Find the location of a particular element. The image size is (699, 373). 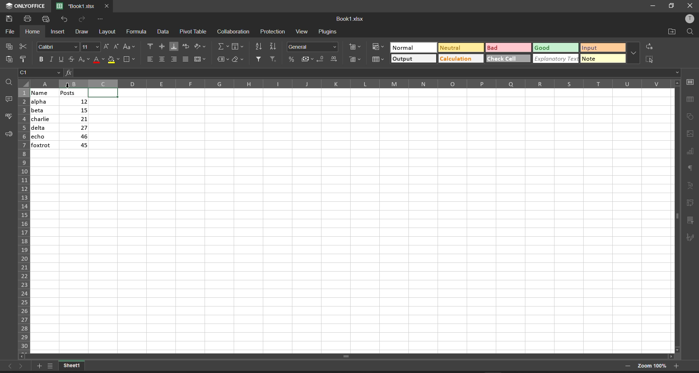

user profile is located at coordinates (691, 19).